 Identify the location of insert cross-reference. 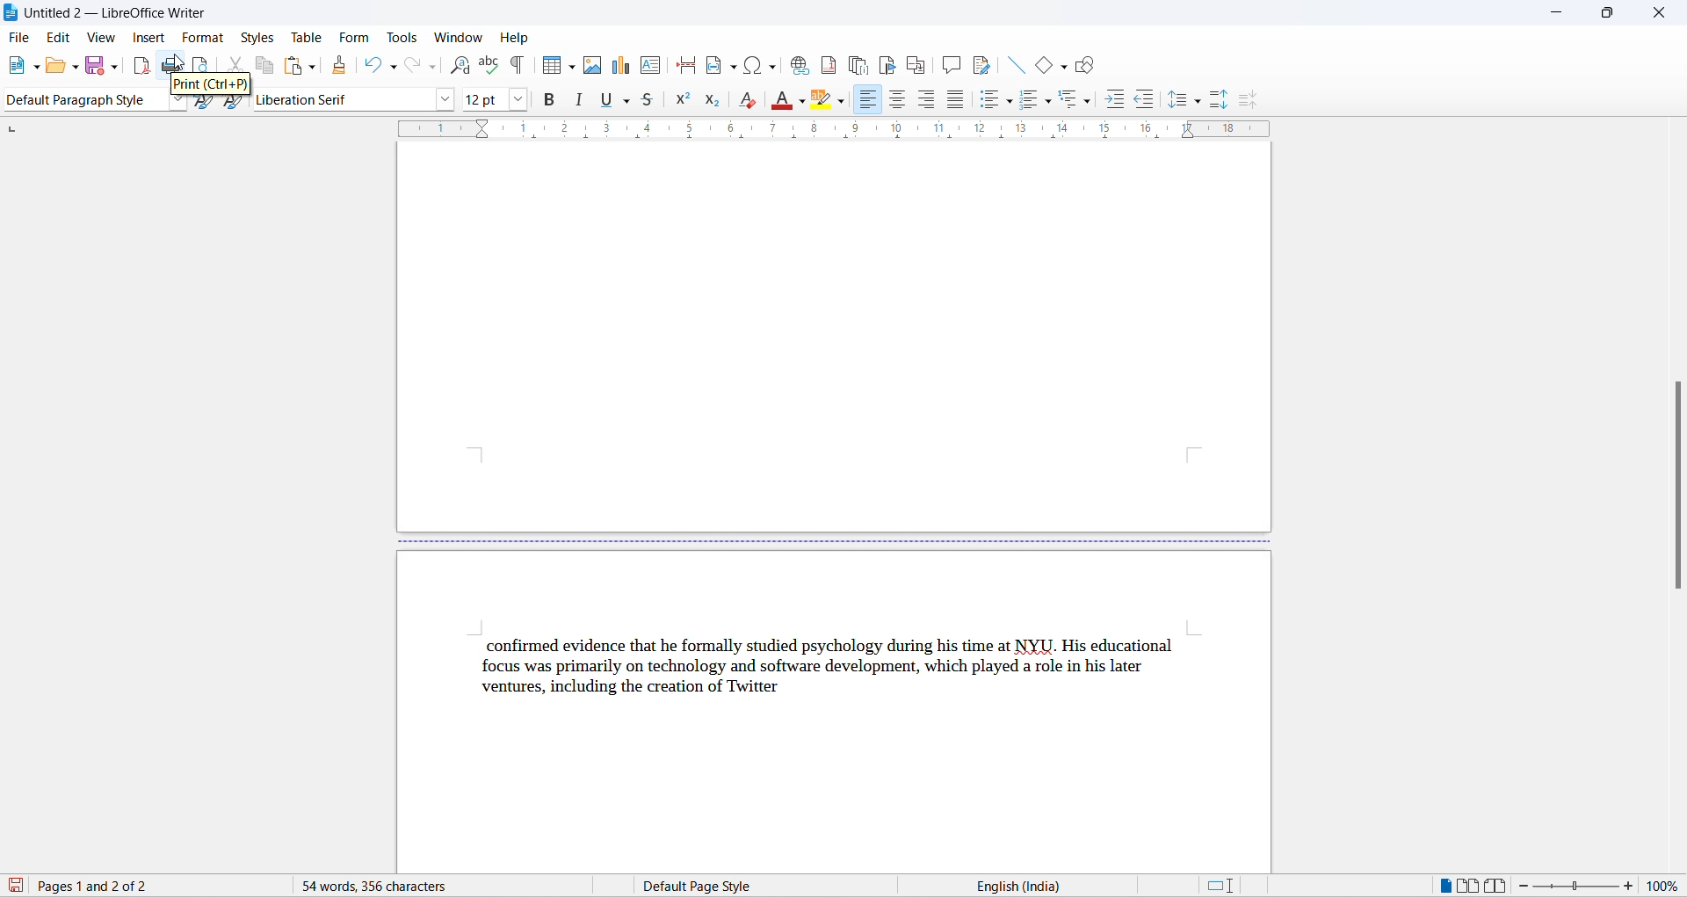
(916, 64).